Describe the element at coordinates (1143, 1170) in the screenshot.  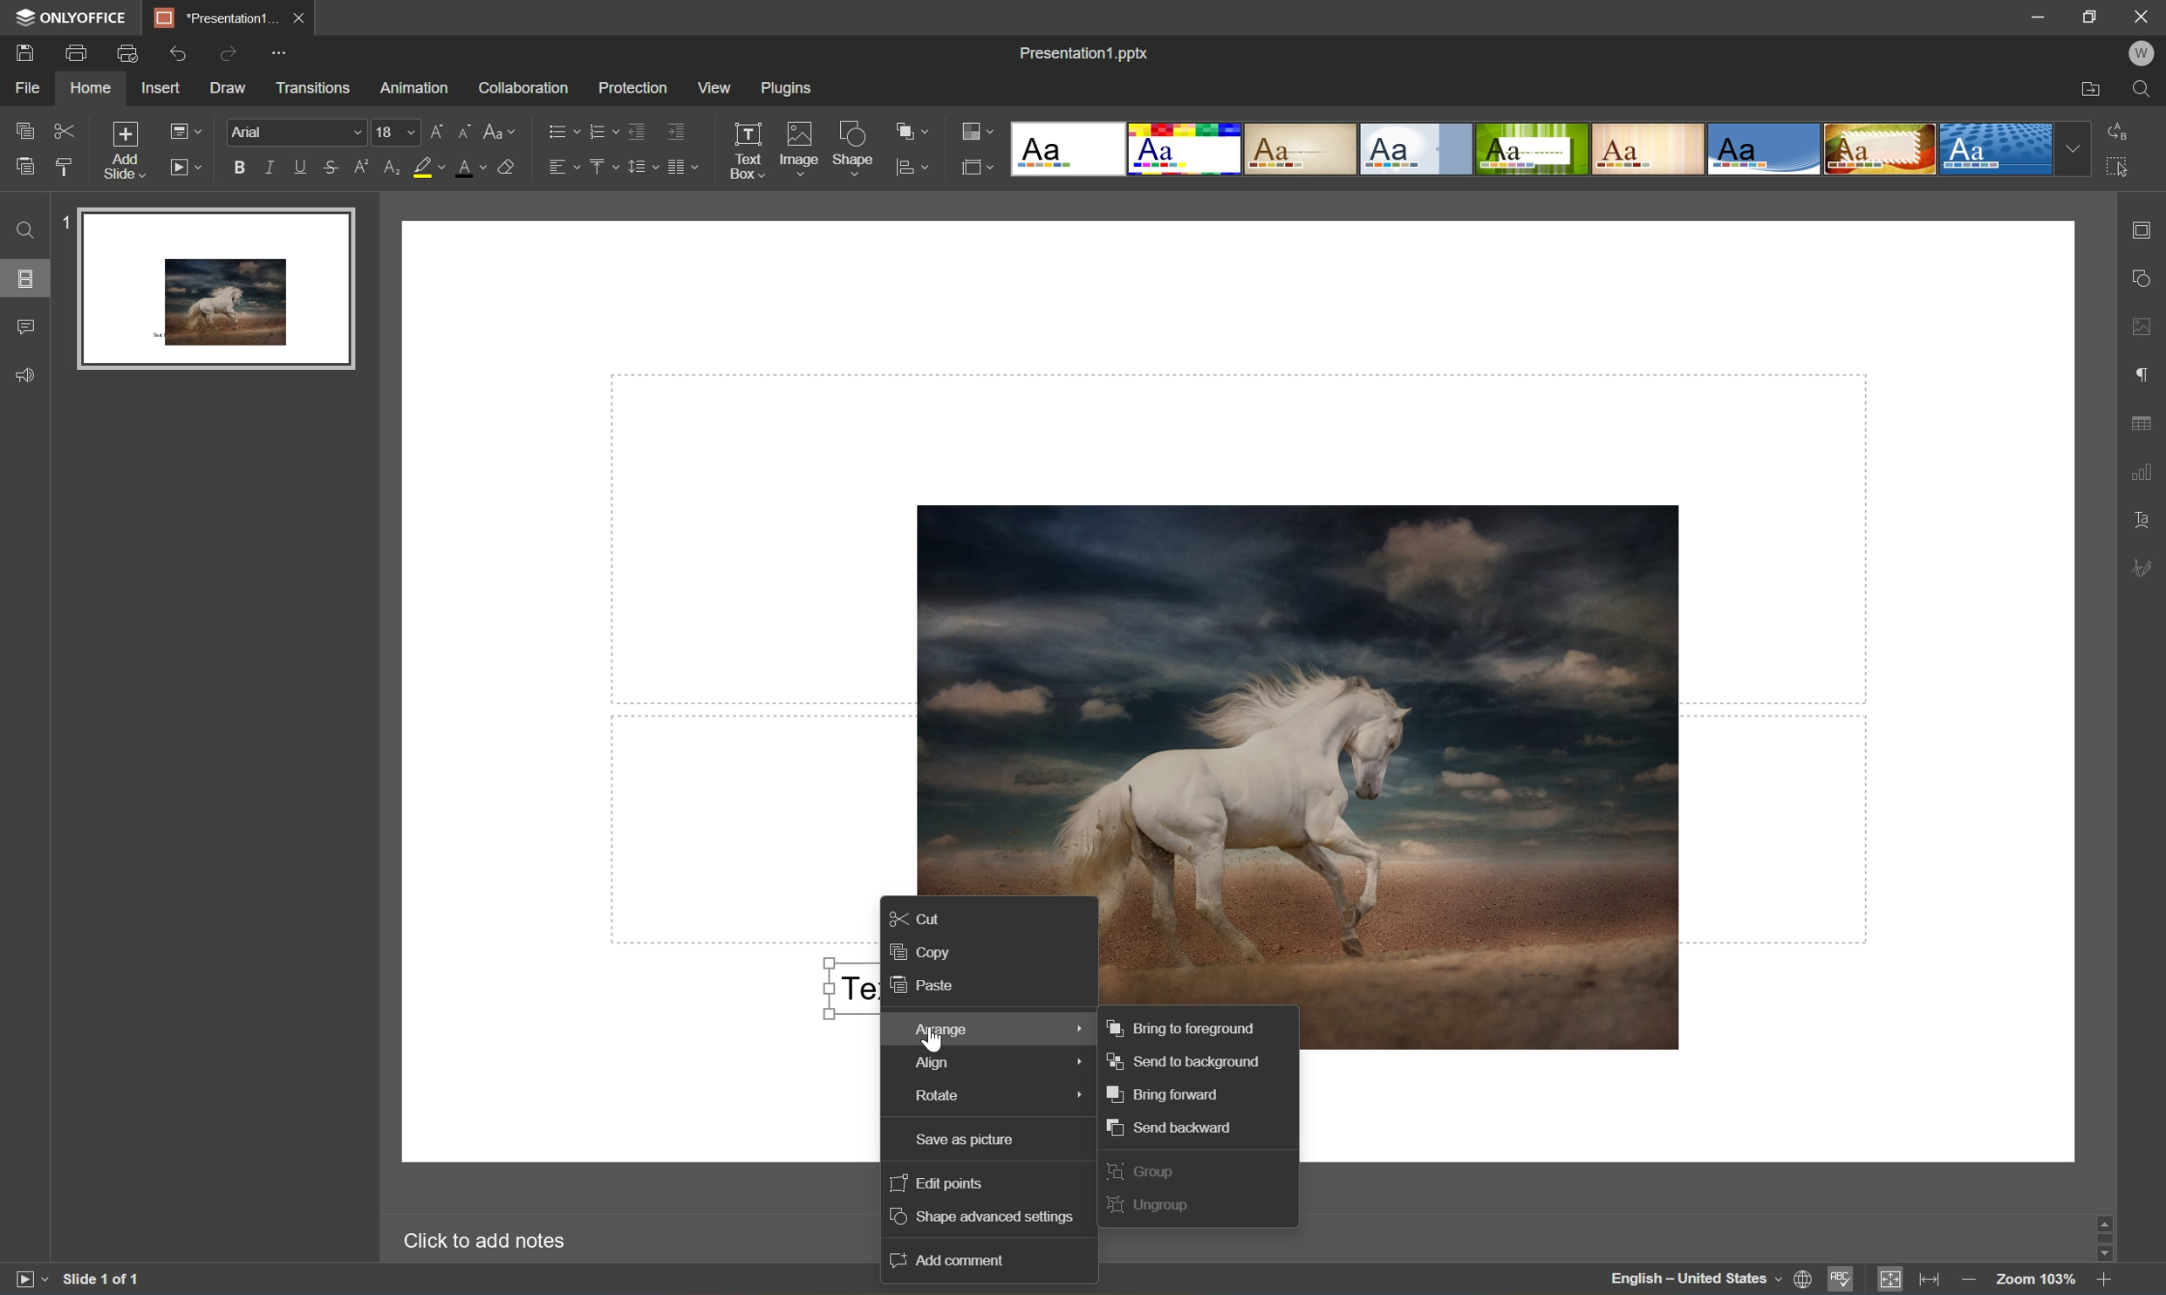
I see `Group` at that location.